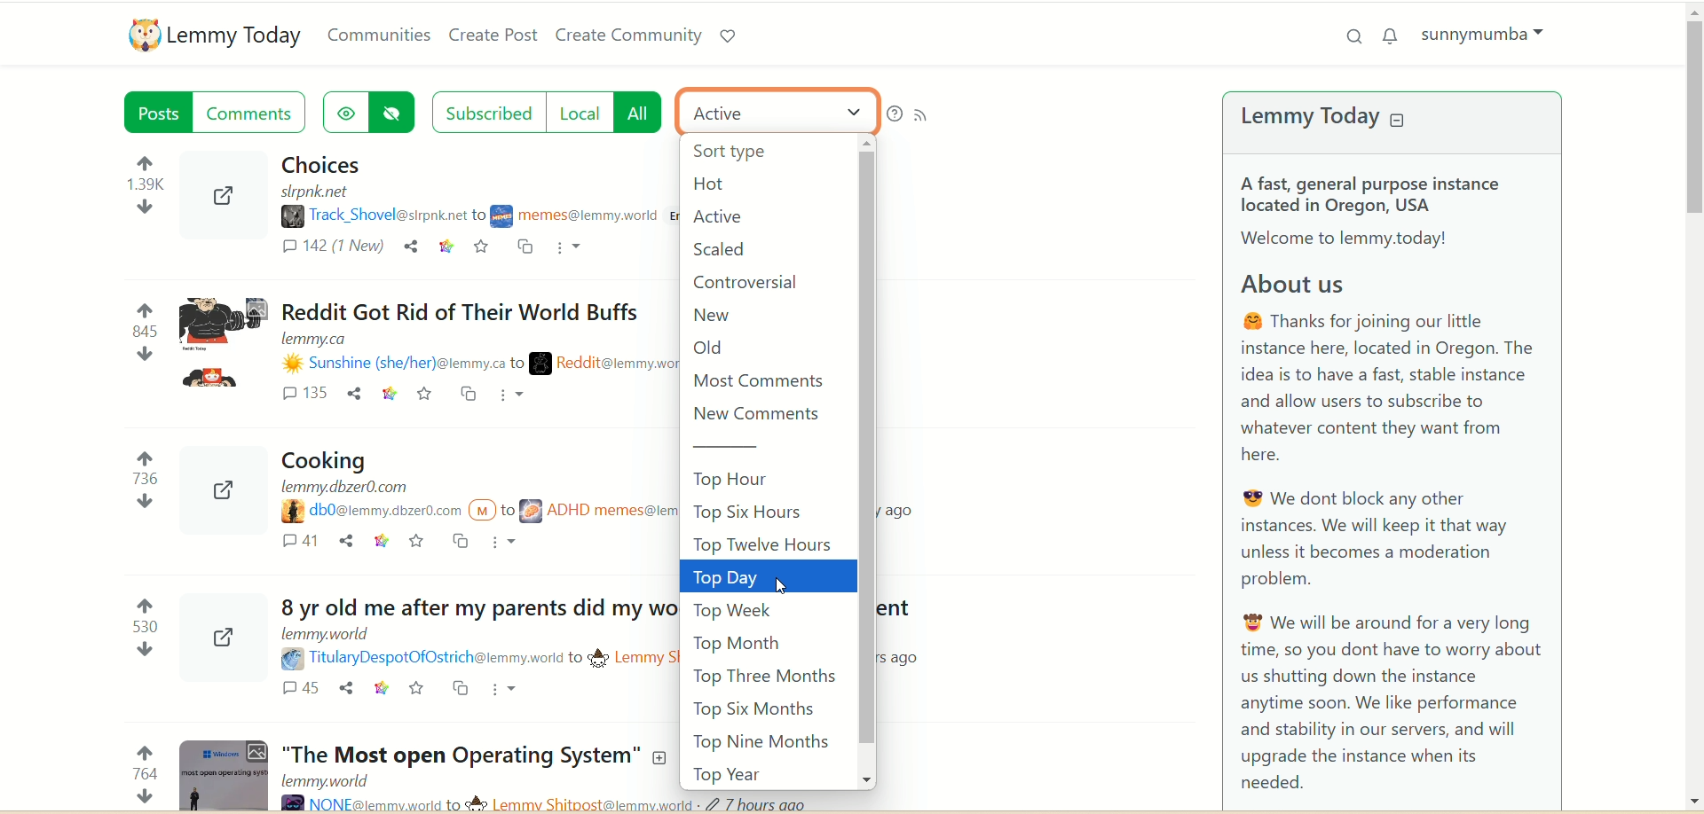 The image size is (1704, 814). Describe the element at coordinates (732, 775) in the screenshot. I see `top year` at that location.